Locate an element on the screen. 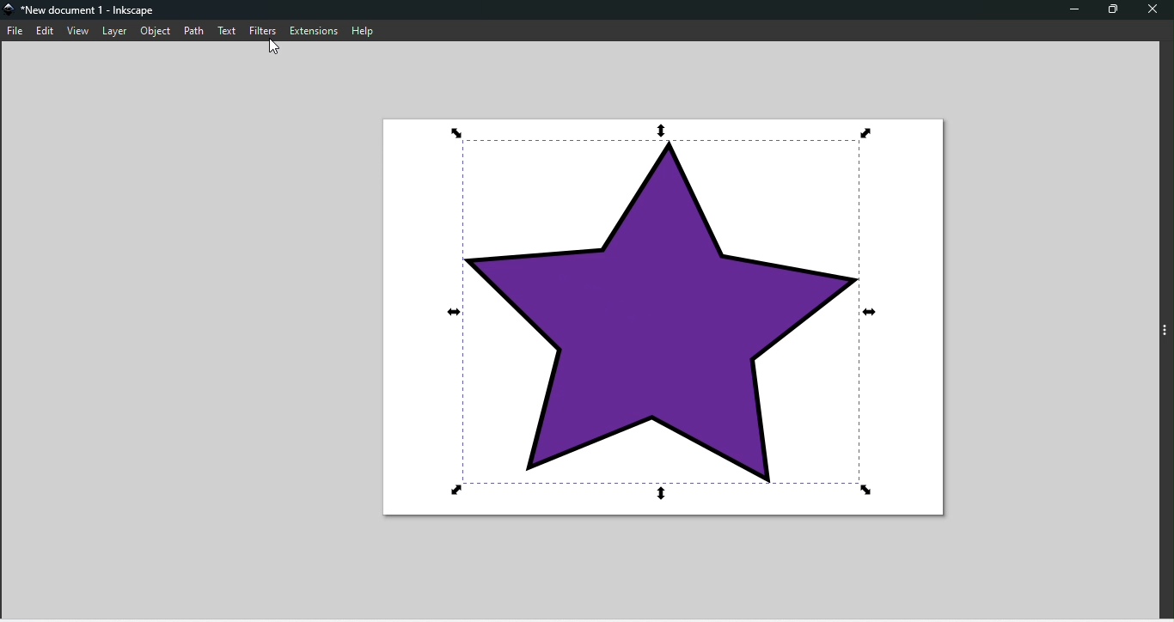 The width and height of the screenshot is (1174, 622). sideBar toggle is located at coordinates (1165, 332).